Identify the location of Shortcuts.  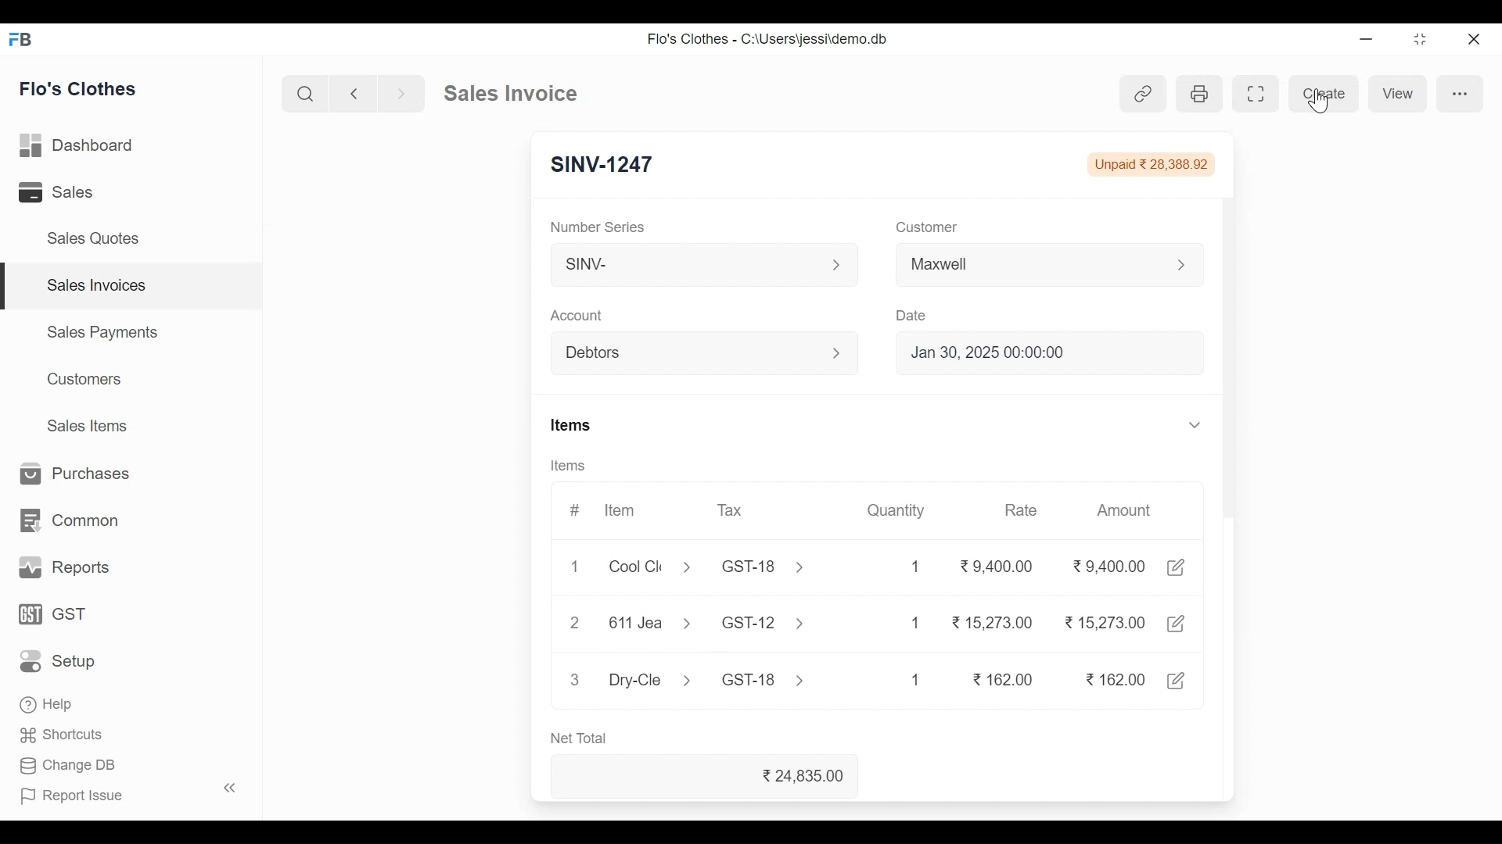
(63, 738).